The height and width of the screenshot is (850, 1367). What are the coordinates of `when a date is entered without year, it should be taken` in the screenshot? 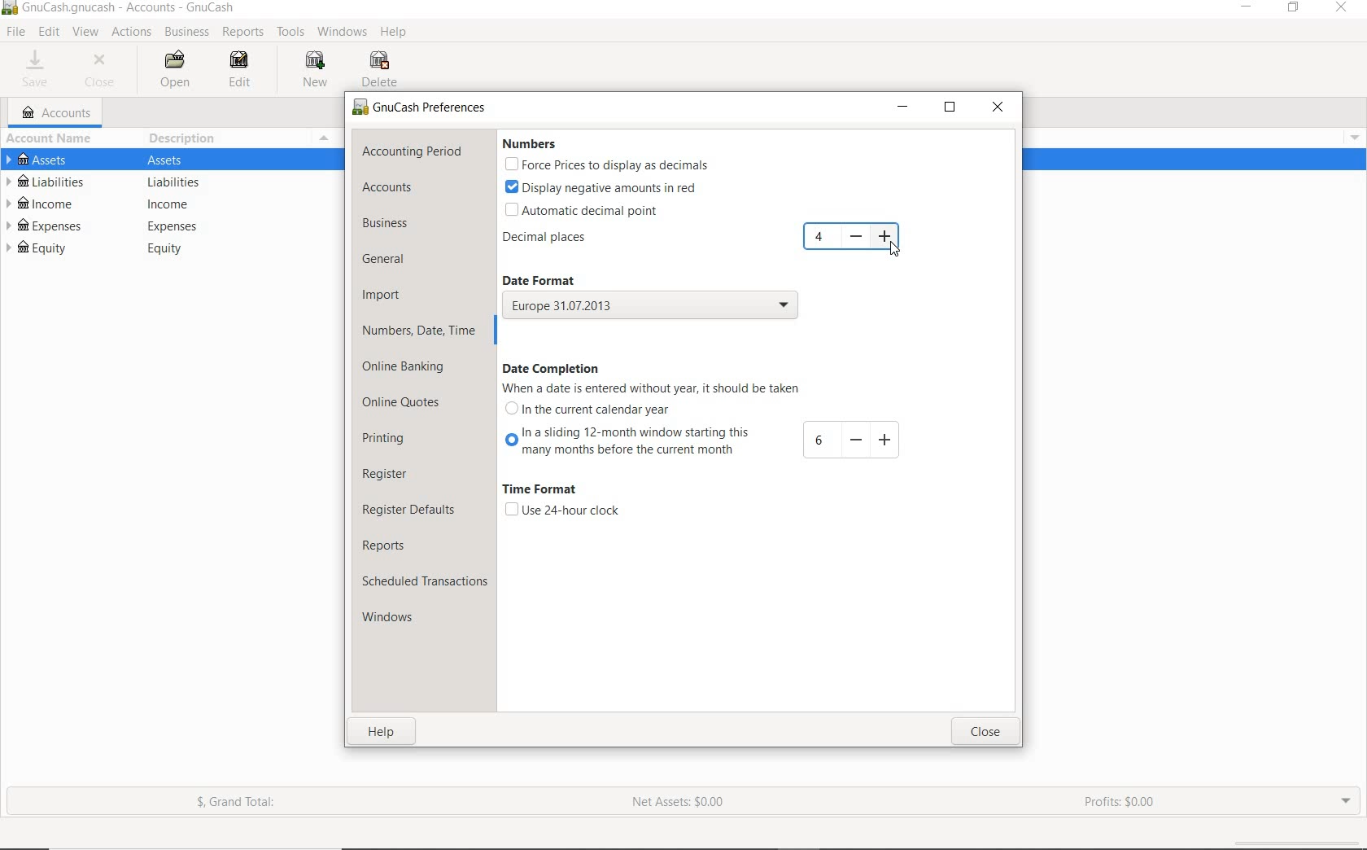 It's located at (649, 389).